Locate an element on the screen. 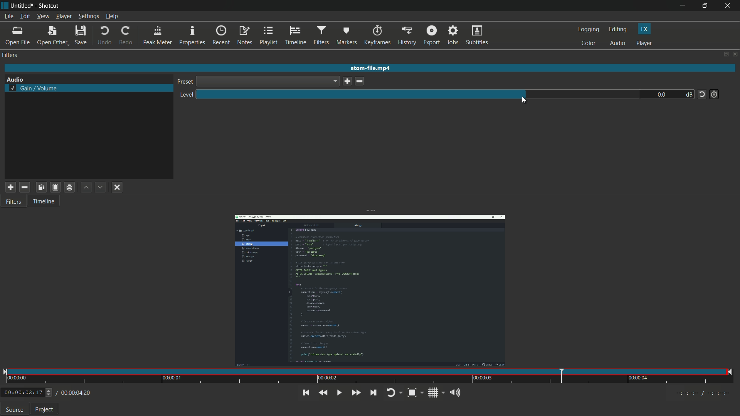 Image resolution: width=740 pixels, height=416 pixels. Untitled (file name) is located at coordinates (22, 6).